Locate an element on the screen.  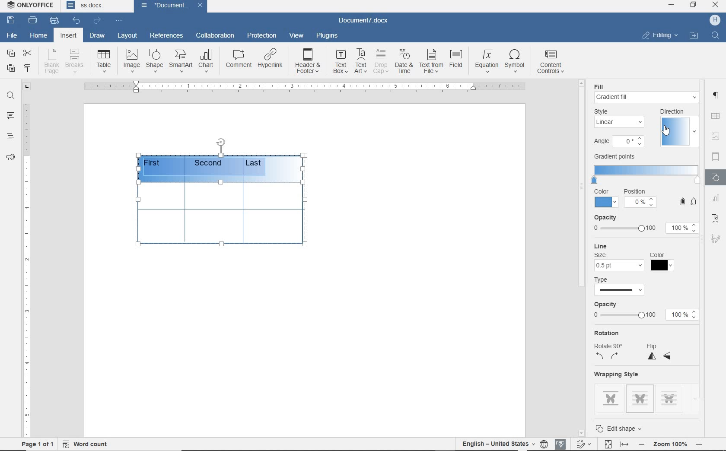
TABLE is located at coordinates (716, 199).